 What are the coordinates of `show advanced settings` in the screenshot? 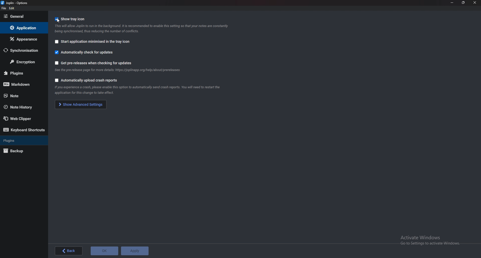 It's located at (81, 104).